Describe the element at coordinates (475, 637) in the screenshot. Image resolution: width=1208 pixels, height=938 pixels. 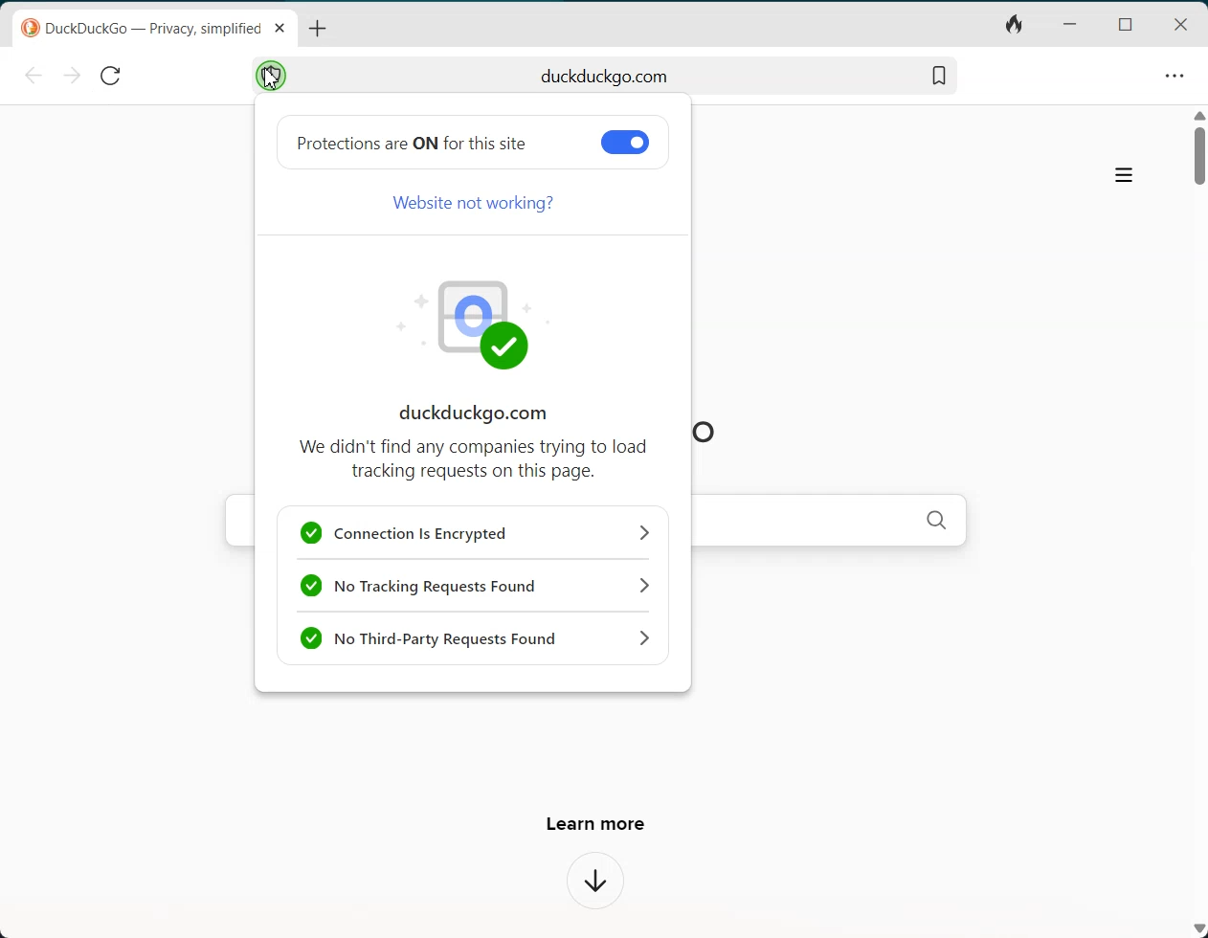
I see `no Third-Party request found` at that location.